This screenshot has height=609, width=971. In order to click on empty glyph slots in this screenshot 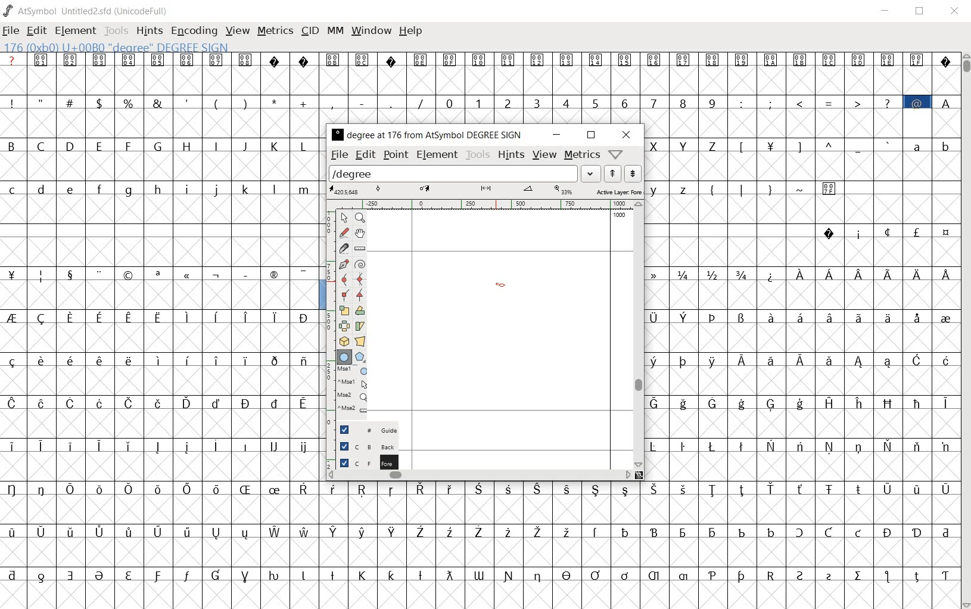, I will do `click(801, 166)`.